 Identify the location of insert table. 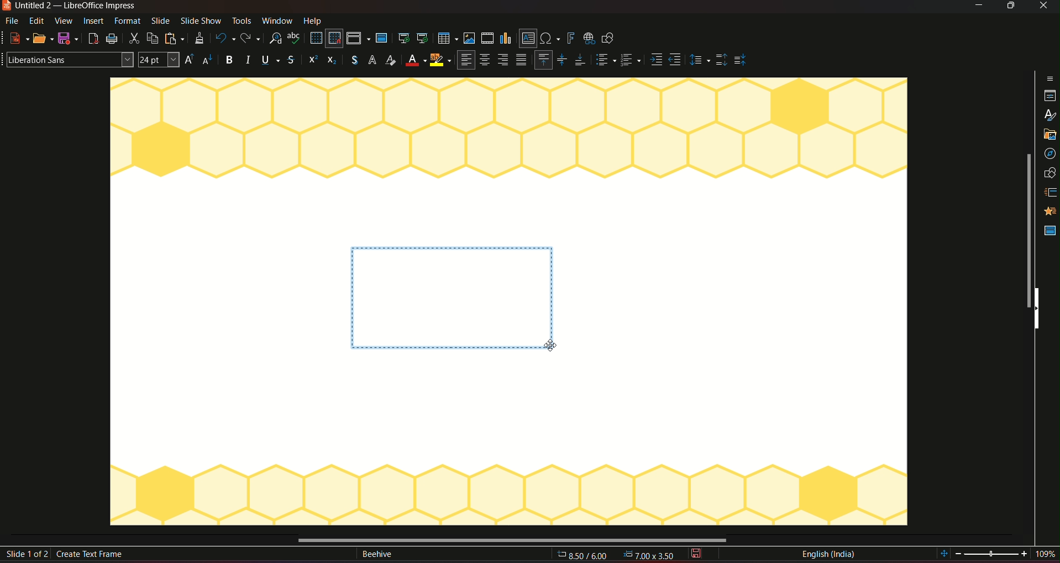
(446, 38).